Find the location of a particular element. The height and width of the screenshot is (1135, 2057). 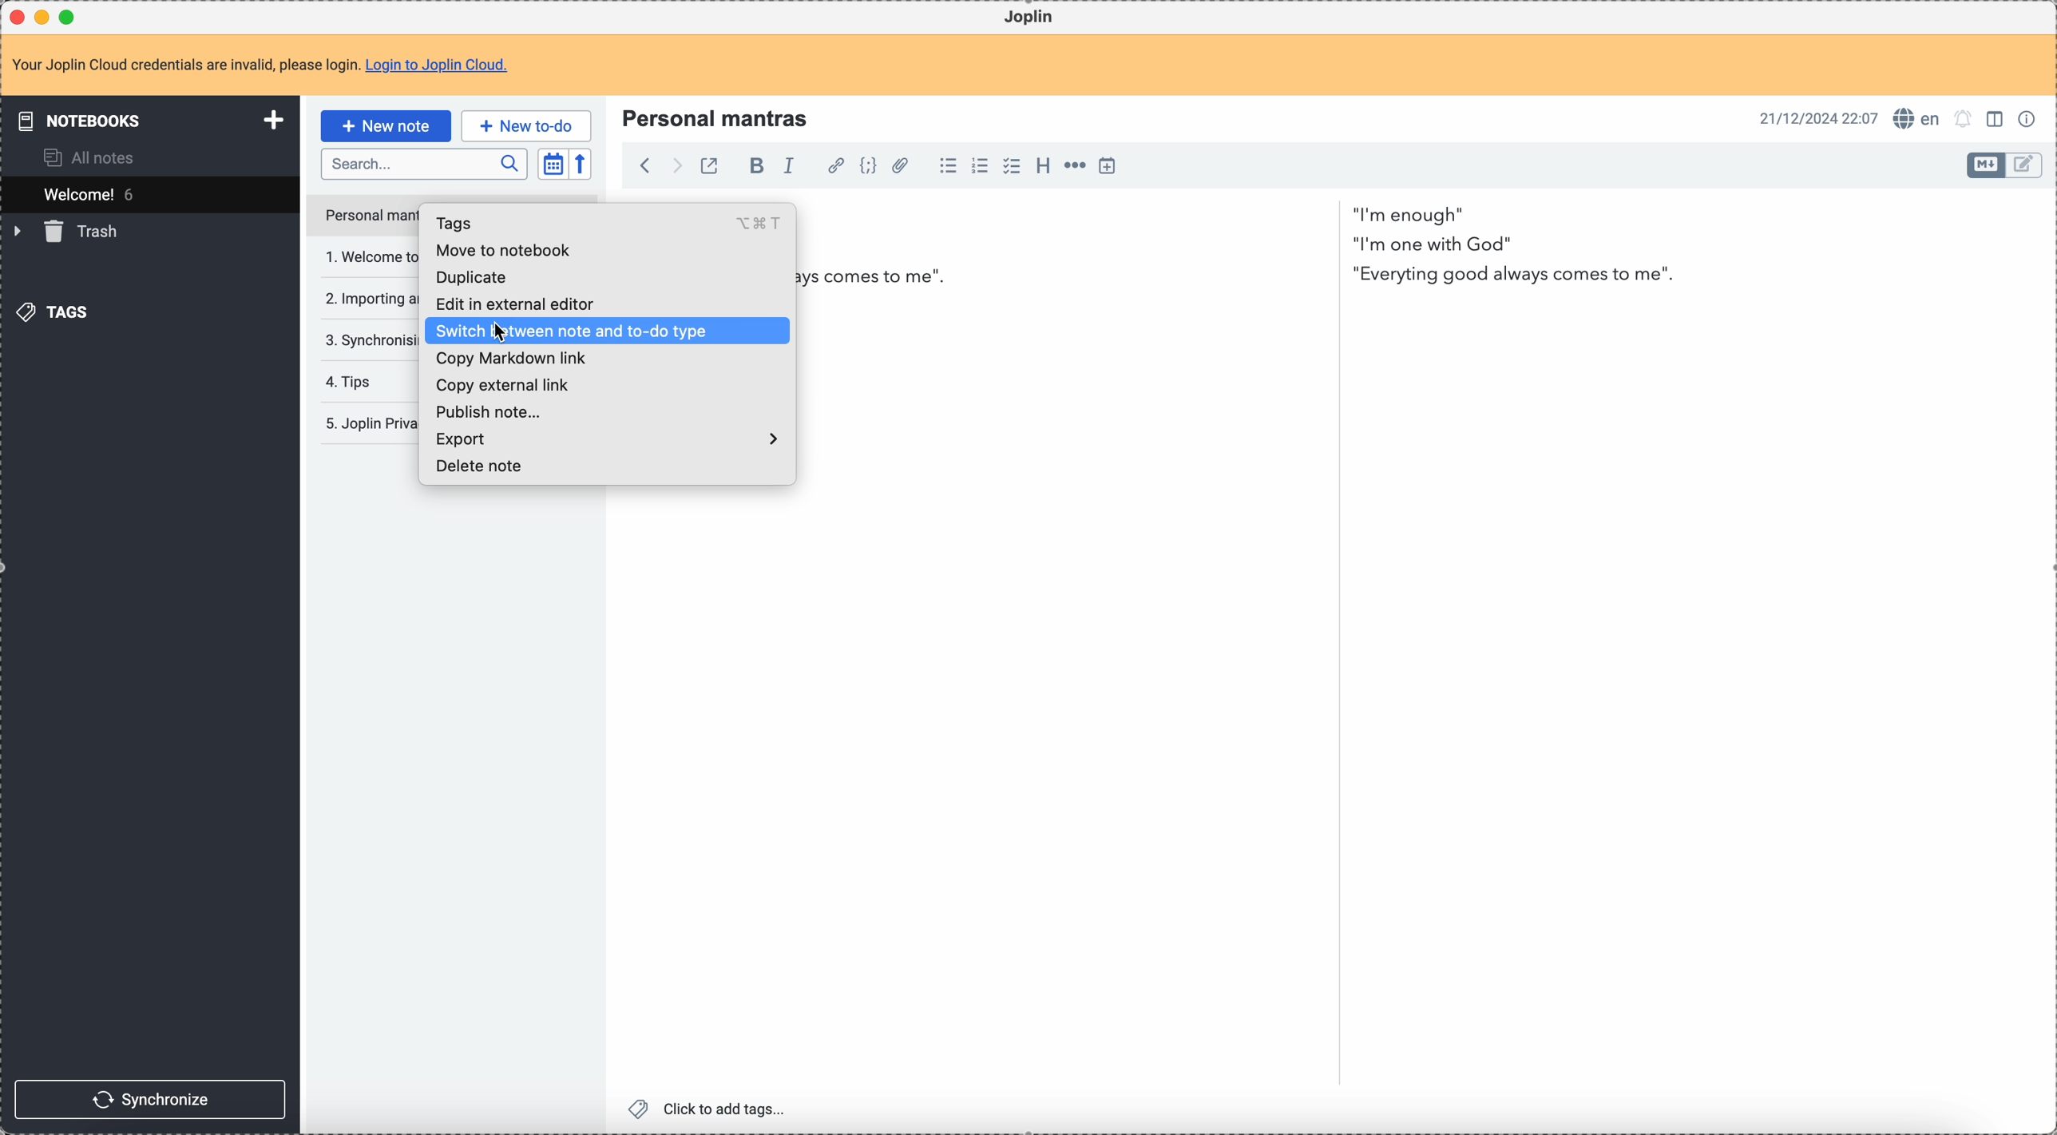

synchronising your notes is located at coordinates (371, 340).